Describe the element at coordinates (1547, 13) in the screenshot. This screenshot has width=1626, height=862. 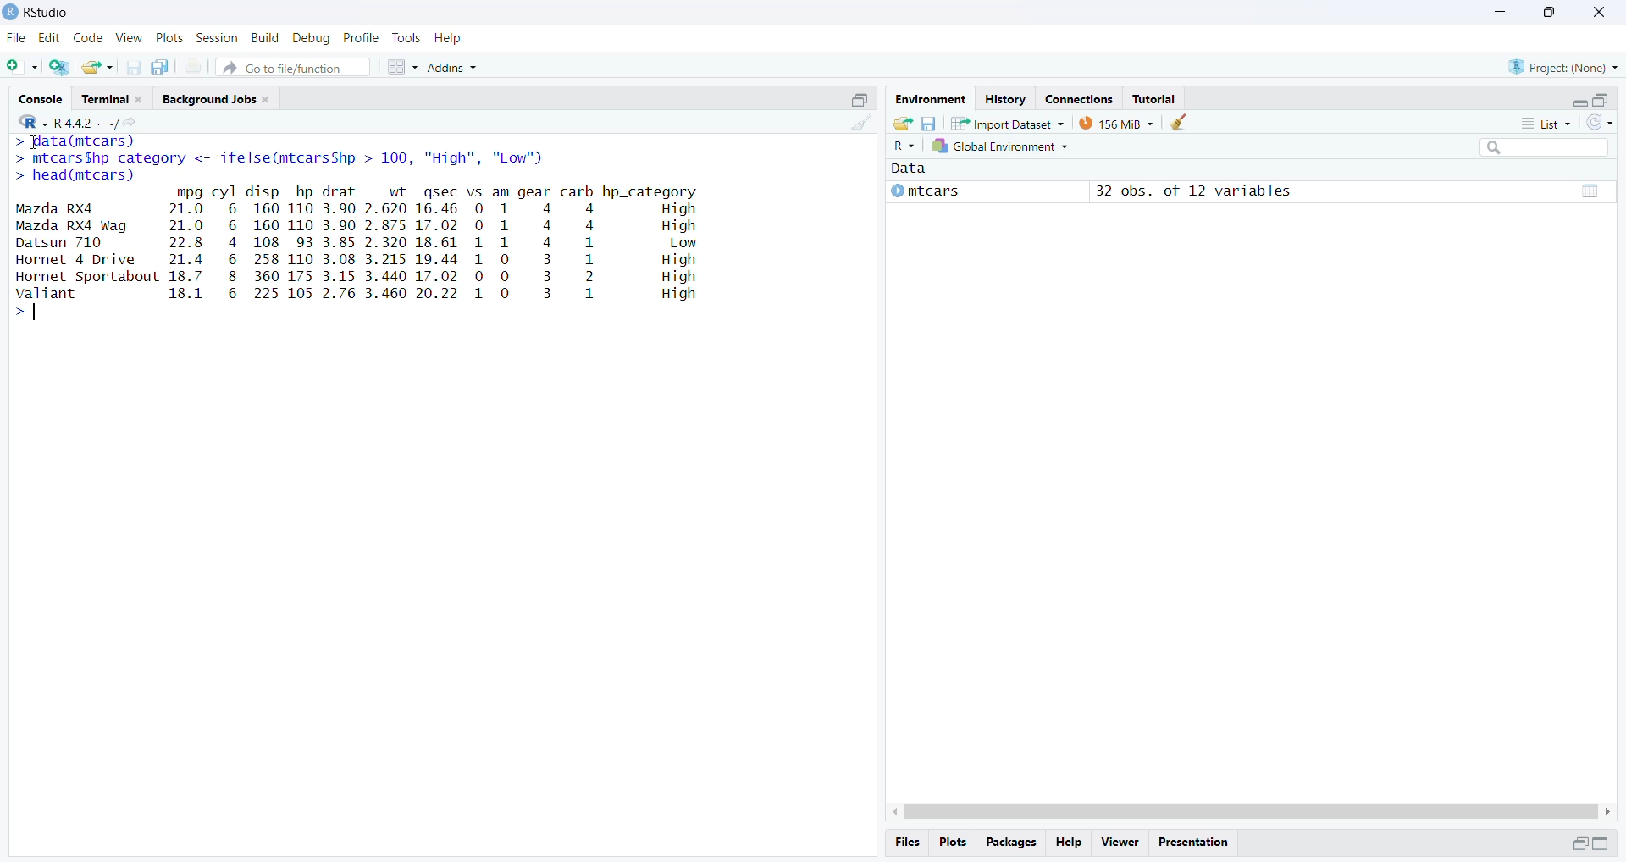
I see `Maximize` at that location.